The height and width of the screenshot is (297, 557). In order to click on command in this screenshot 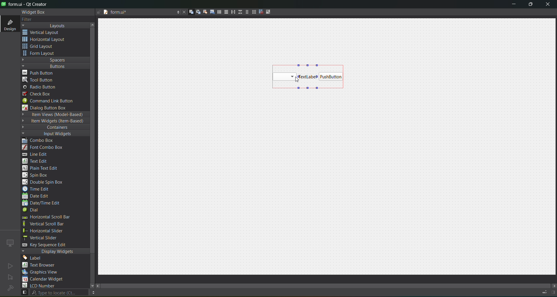, I will do `click(52, 102)`.